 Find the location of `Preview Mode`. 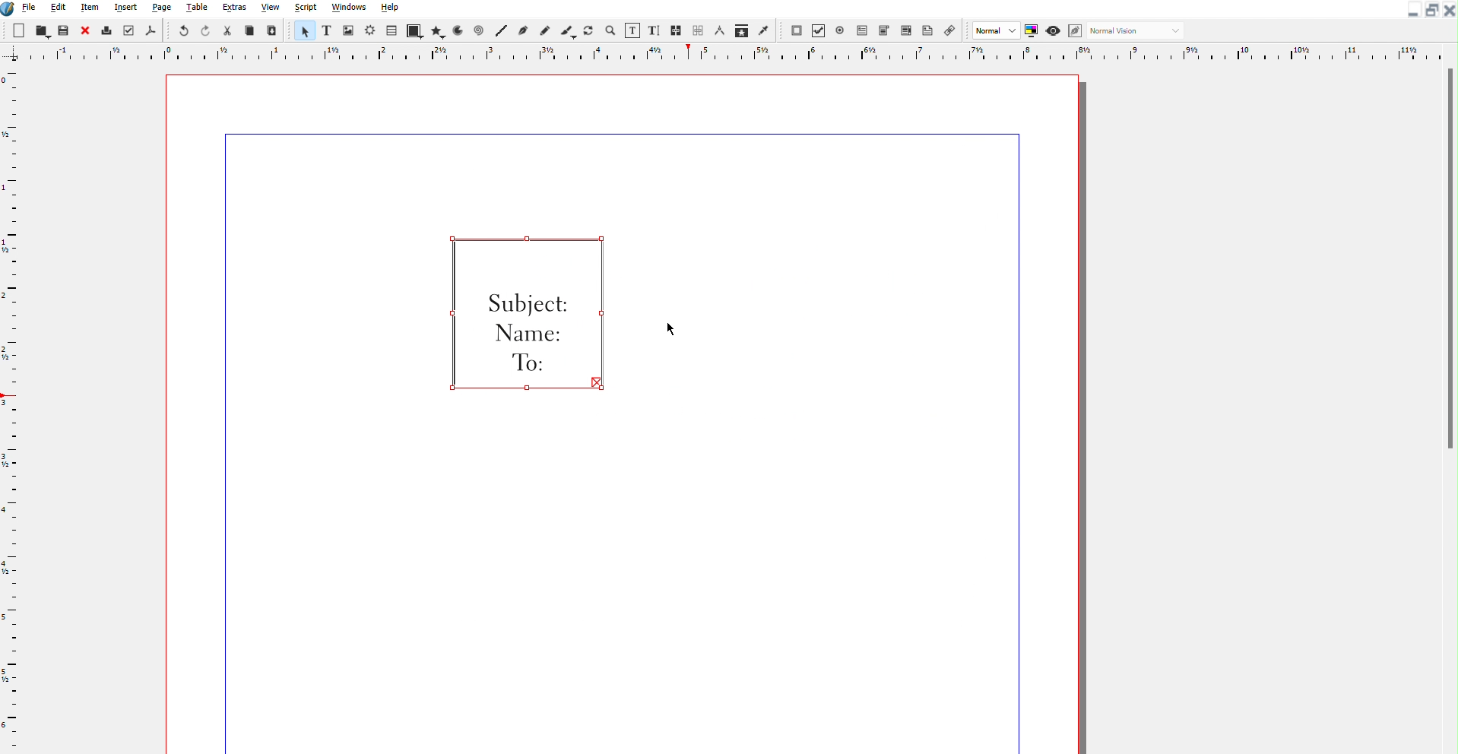

Preview Mode is located at coordinates (1053, 30).